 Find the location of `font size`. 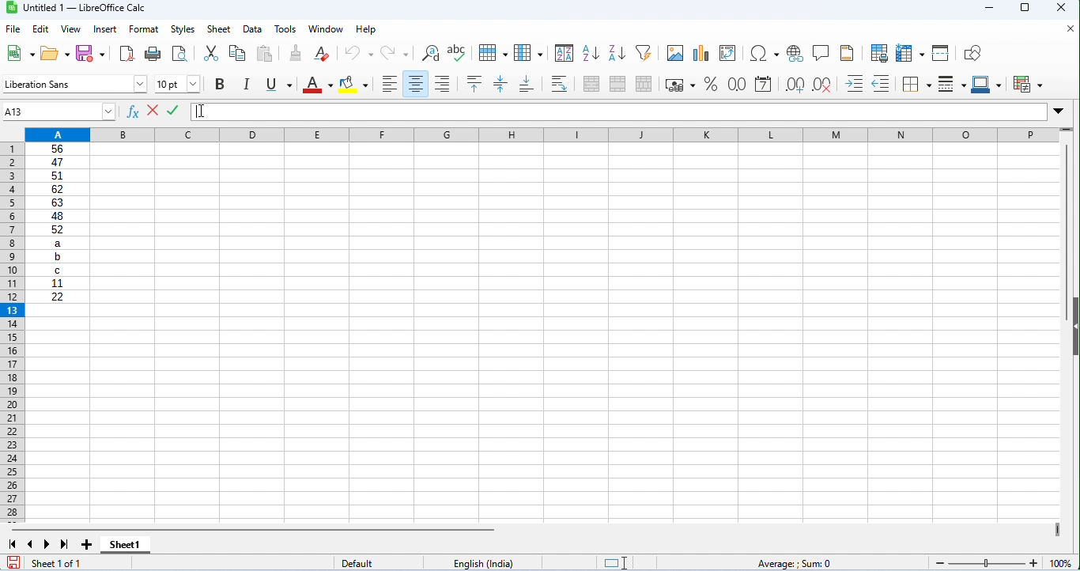

font size is located at coordinates (178, 84).